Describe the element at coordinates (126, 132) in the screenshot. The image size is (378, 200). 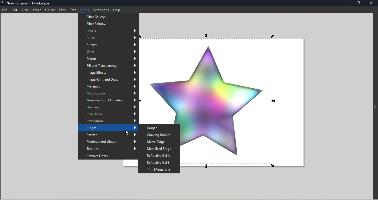
I see `cursor` at that location.